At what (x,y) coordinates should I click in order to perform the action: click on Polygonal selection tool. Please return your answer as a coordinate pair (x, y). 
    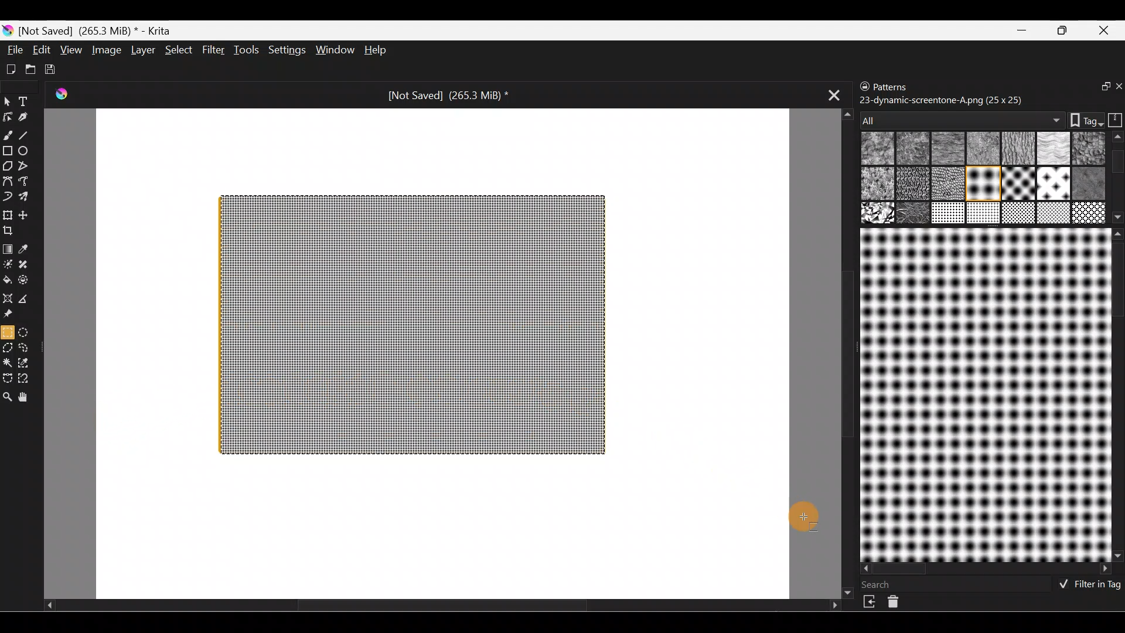
    Looking at the image, I should click on (8, 347).